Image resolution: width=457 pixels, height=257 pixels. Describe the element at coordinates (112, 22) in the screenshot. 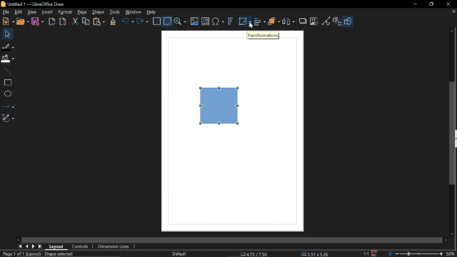

I see `Clone` at that location.